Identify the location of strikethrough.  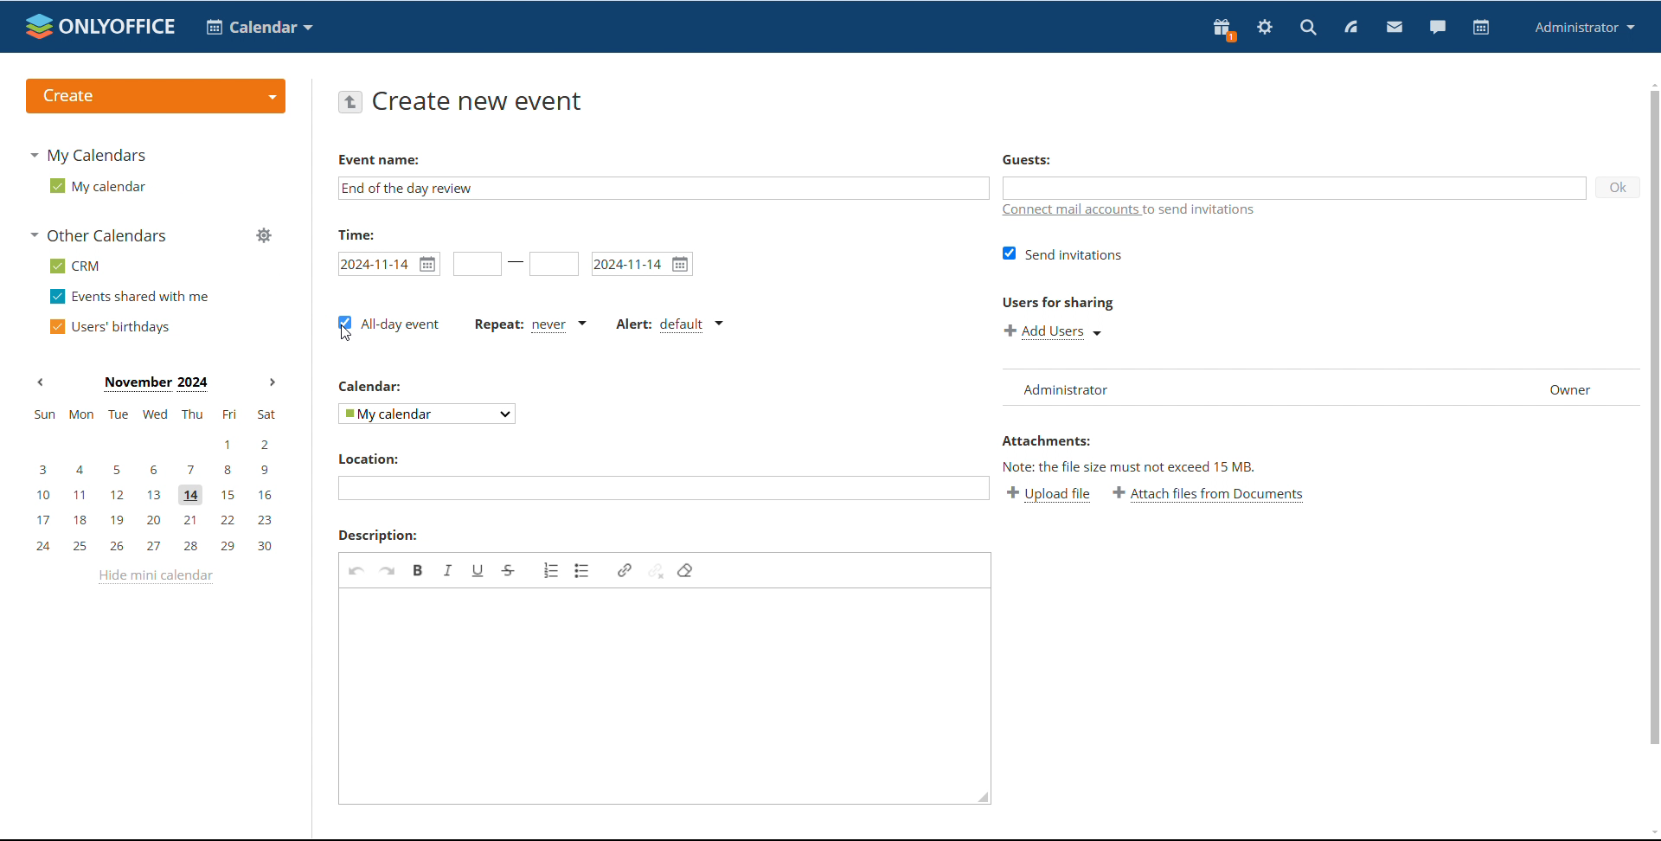
(509, 571).